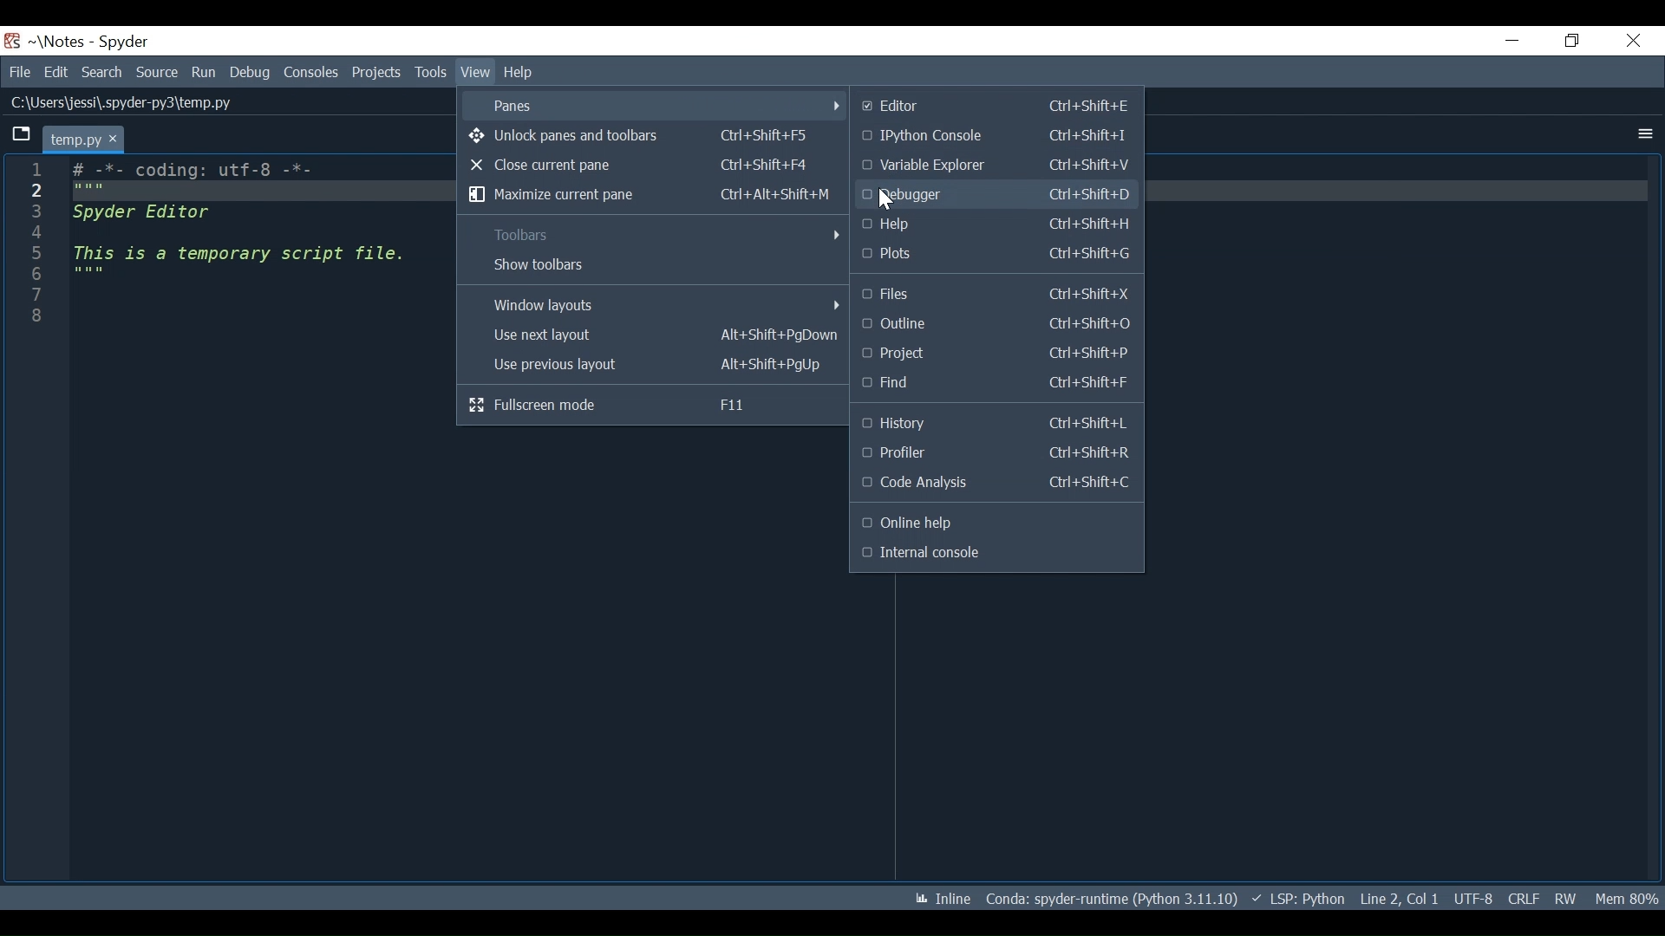 This screenshot has width=1665, height=936. Describe the element at coordinates (1567, 42) in the screenshot. I see `Restore` at that location.